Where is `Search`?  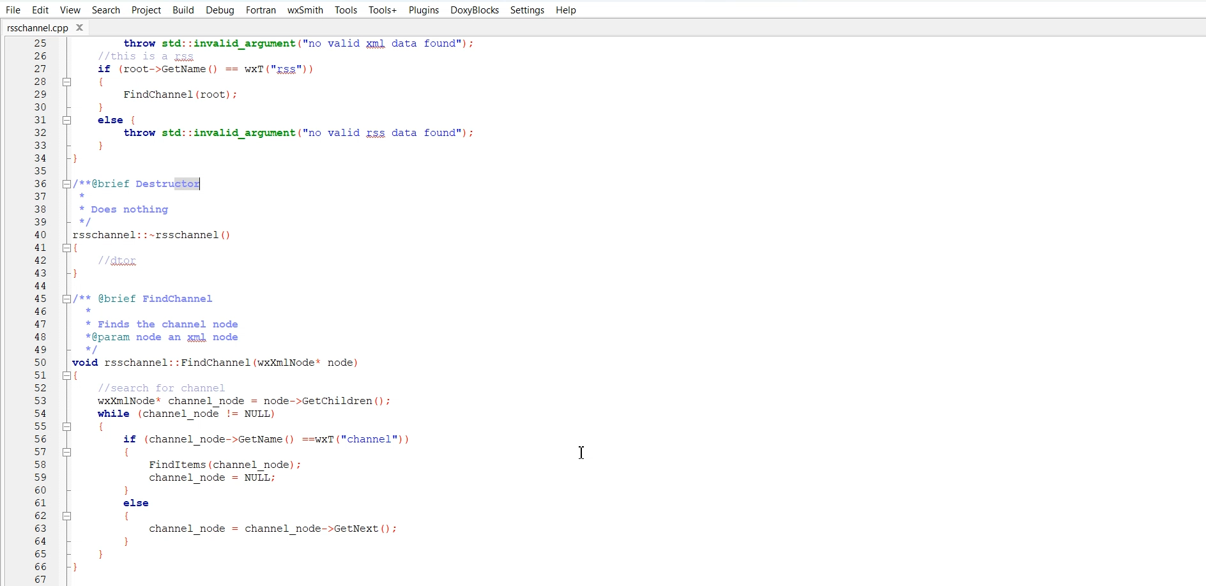
Search is located at coordinates (105, 10).